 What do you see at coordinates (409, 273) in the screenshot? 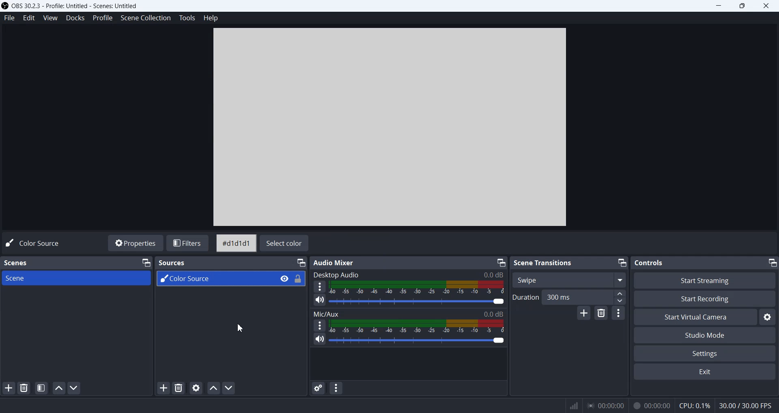
I see `Desktop Audio 0.0 dB` at bounding box center [409, 273].